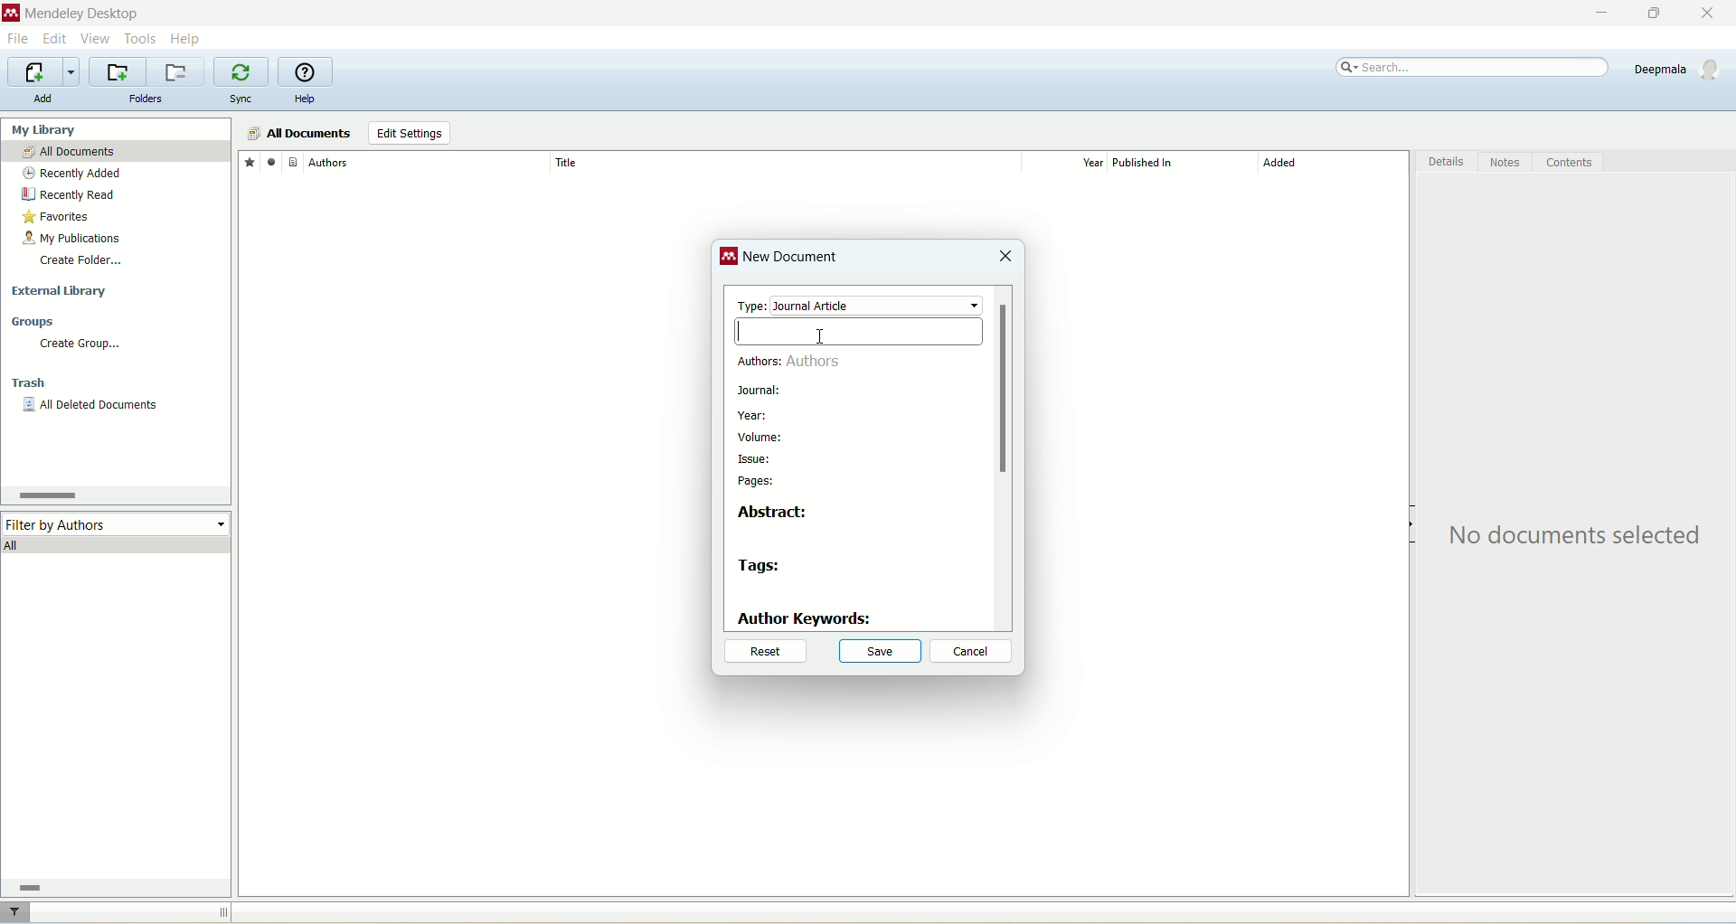 The height and width of the screenshot is (924, 1736). What do you see at coordinates (755, 461) in the screenshot?
I see `issue` at bounding box center [755, 461].